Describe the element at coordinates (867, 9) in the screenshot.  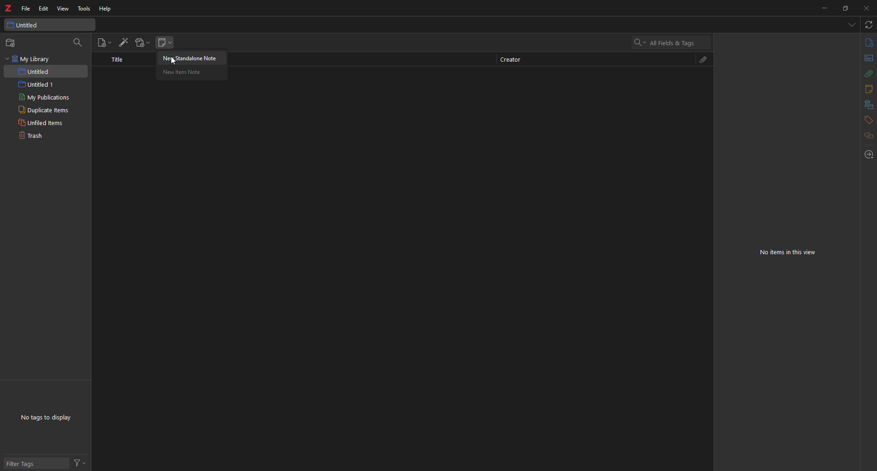
I see `close` at that location.